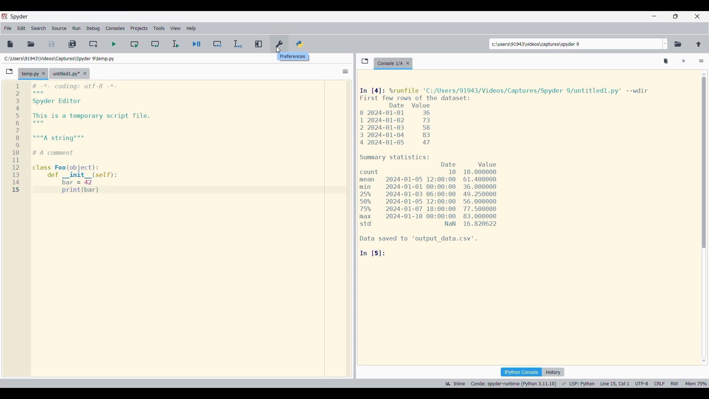 Image resolution: width=709 pixels, height=399 pixels. What do you see at coordinates (8, 28) in the screenshot?
I see `File menu` at bounding box center [8, 28].